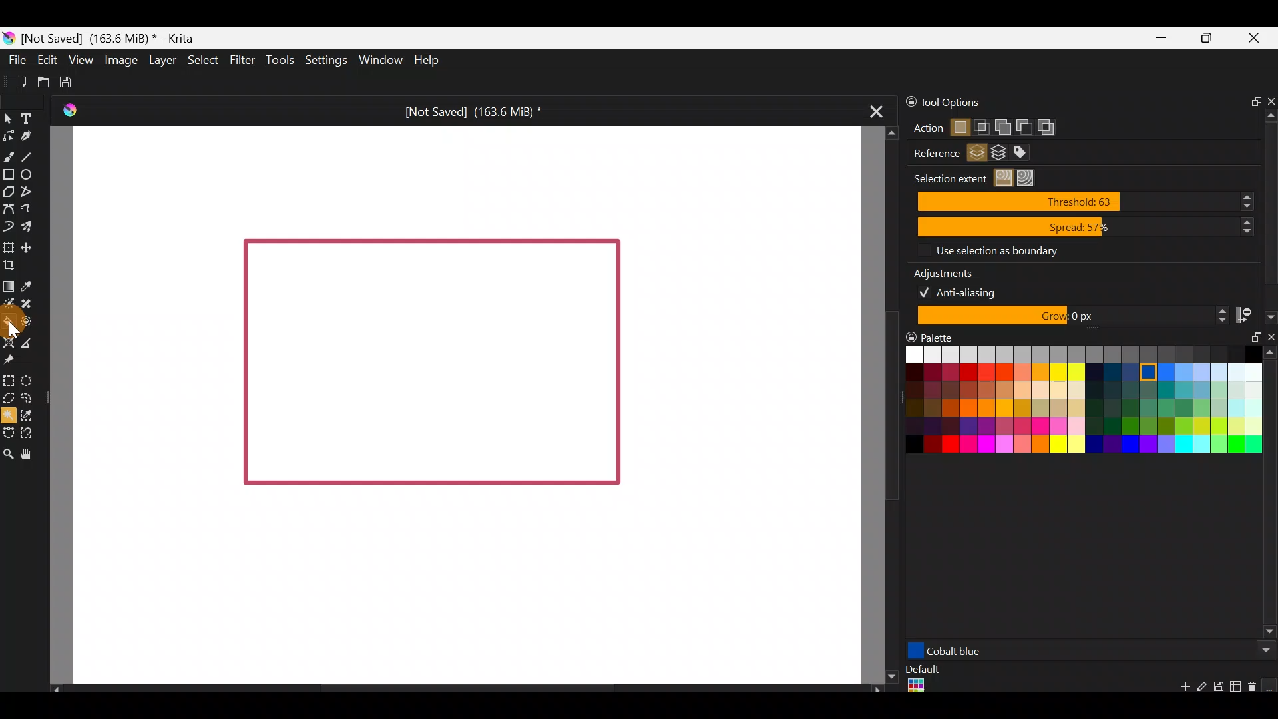 This screenshot has width=1278, height=719. What do you see at coordinates (1237, 688) in the screenshot?
I see `Edit current palette` at bounding box center [1237, 688].